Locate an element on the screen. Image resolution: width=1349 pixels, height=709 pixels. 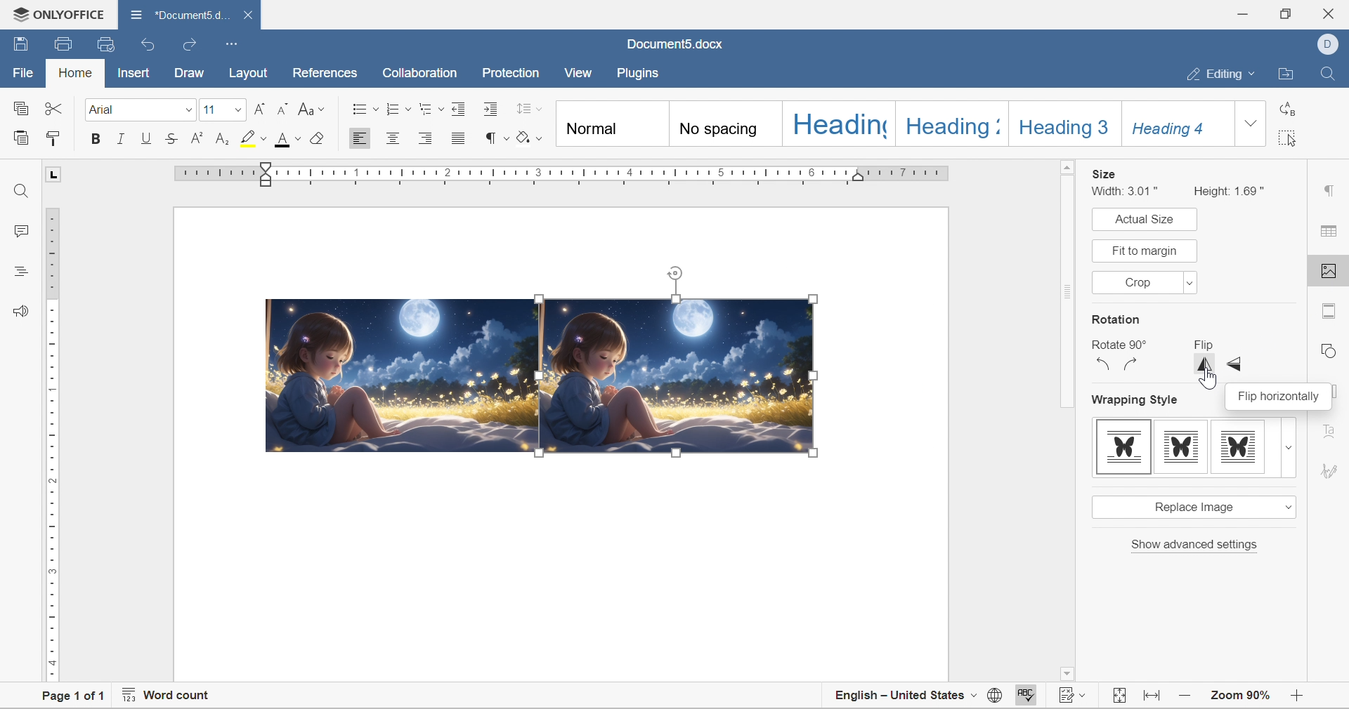
L is located at coordinates (53, 173).